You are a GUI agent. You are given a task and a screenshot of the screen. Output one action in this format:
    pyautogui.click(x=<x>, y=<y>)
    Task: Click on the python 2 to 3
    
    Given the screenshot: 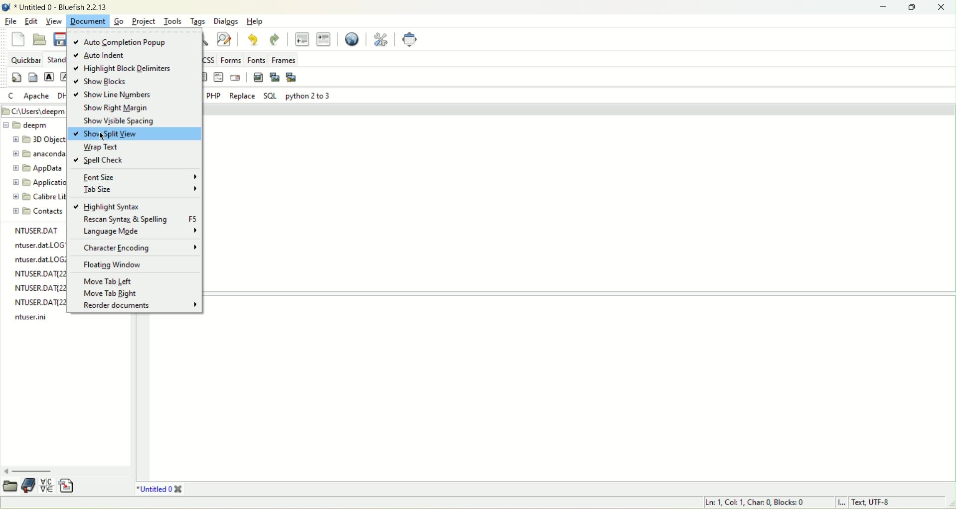 What is the action you would take?
    pyautogui.click(x=308, y=96)
    